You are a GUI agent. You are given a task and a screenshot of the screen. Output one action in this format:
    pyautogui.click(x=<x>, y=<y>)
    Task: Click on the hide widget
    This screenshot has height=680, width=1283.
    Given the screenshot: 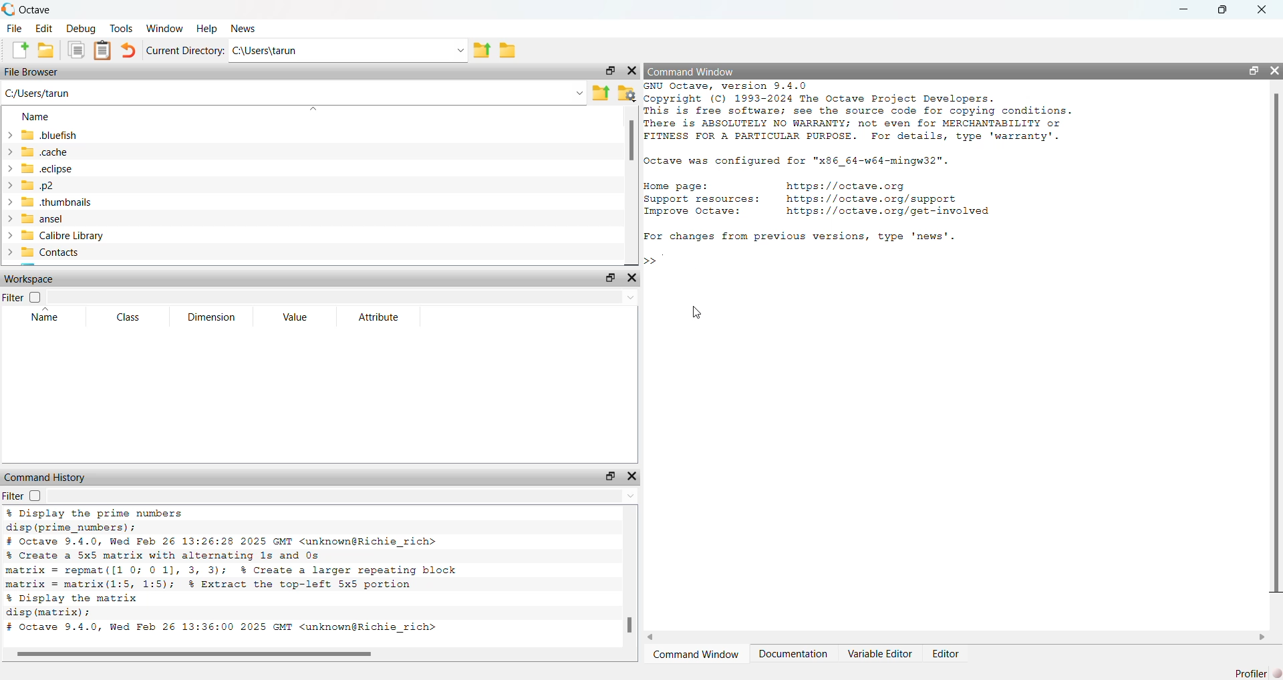 What is the action you would take?
    pyautogui.click(x=633, y=71)
    